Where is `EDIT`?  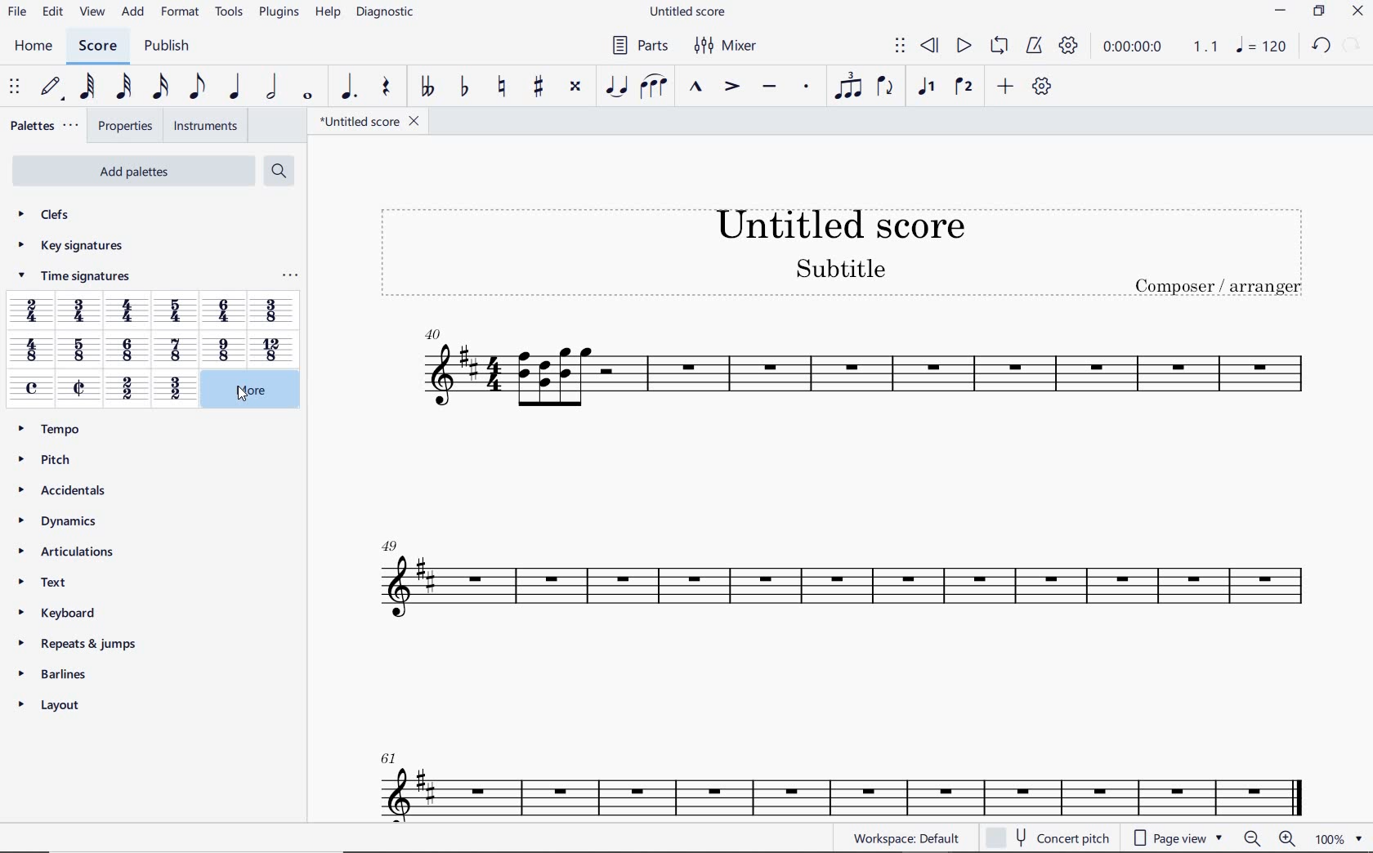
EDIT is located at coordinates (53, 12).